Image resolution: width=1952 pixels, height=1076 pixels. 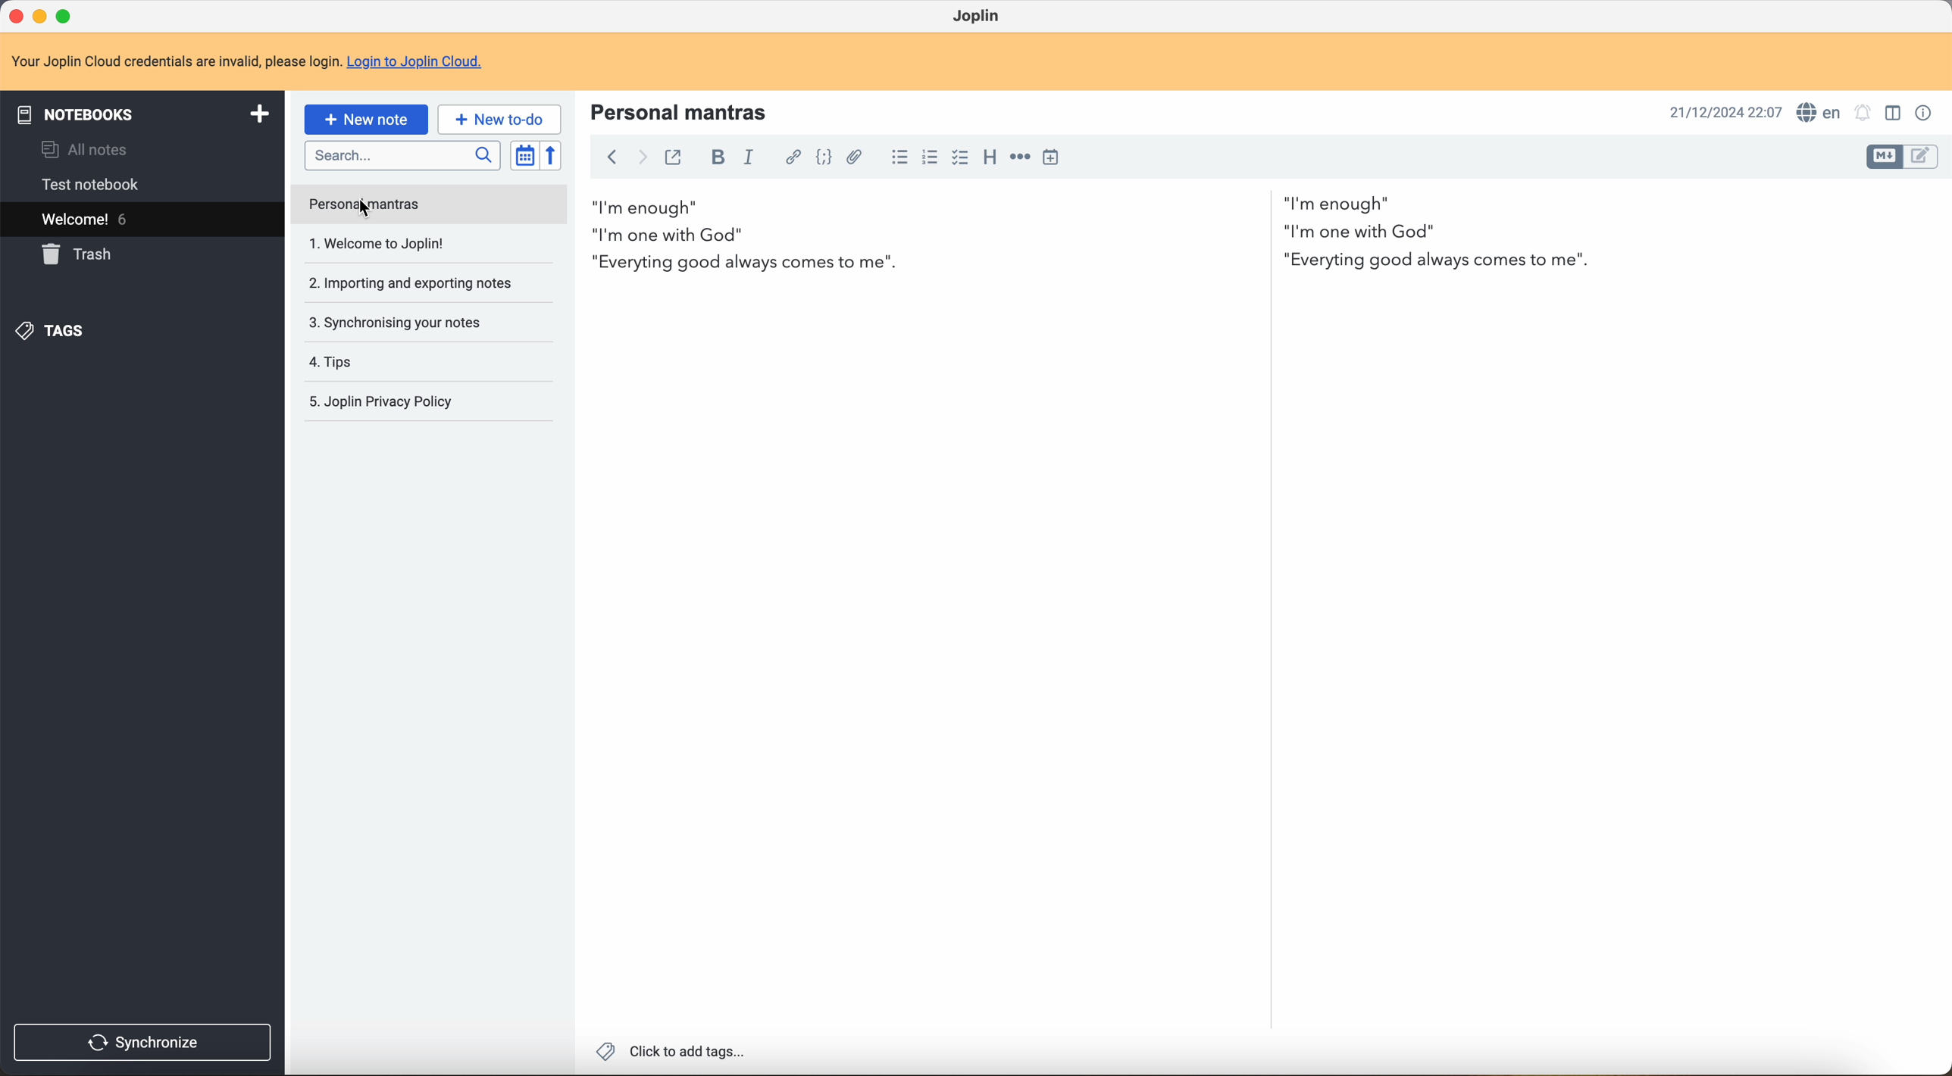 What do you see at coordinates (14, 16) in the screenshot?
I see `close program` at bounding box center [14, 16].